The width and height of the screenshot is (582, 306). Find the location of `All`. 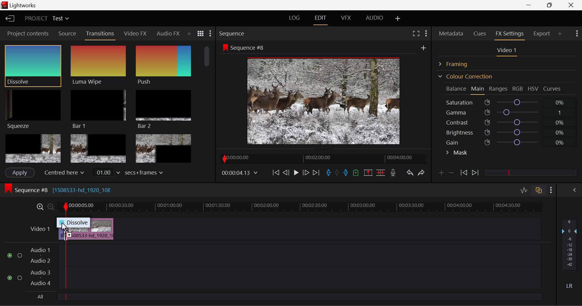

All is located at coordinates (39, 298).